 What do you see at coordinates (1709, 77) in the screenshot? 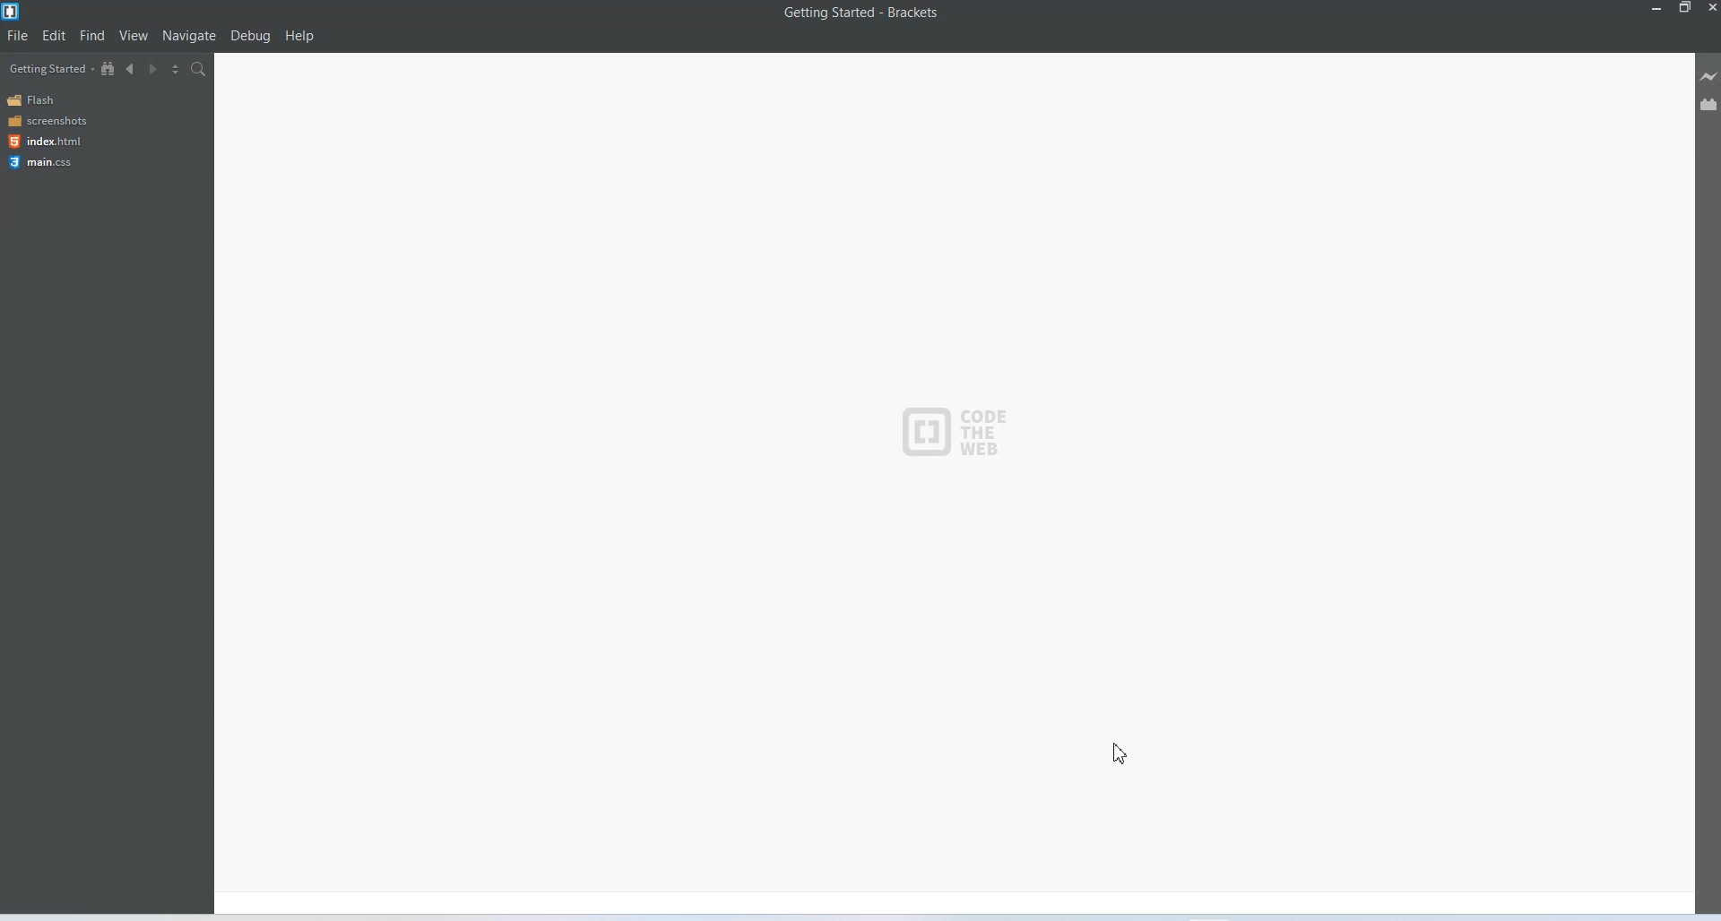
I see `Live Preview` at bounding box center [1709, 77].